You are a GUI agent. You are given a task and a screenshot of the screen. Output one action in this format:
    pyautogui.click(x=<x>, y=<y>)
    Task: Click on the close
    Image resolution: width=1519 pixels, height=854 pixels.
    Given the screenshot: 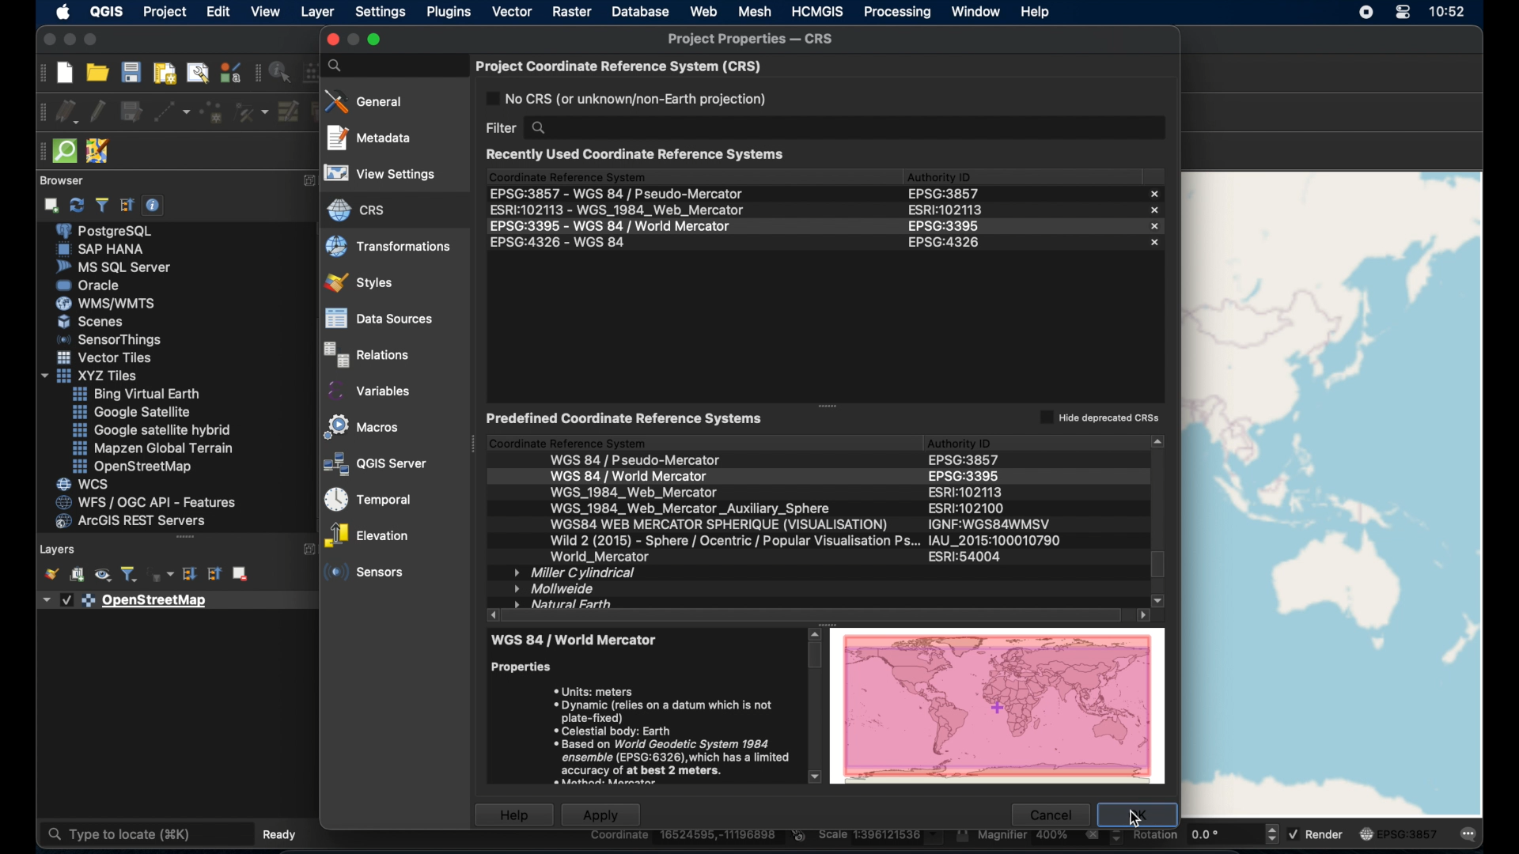 What is the action you would take?
    pyautogui.click(x=47, y=39)
    